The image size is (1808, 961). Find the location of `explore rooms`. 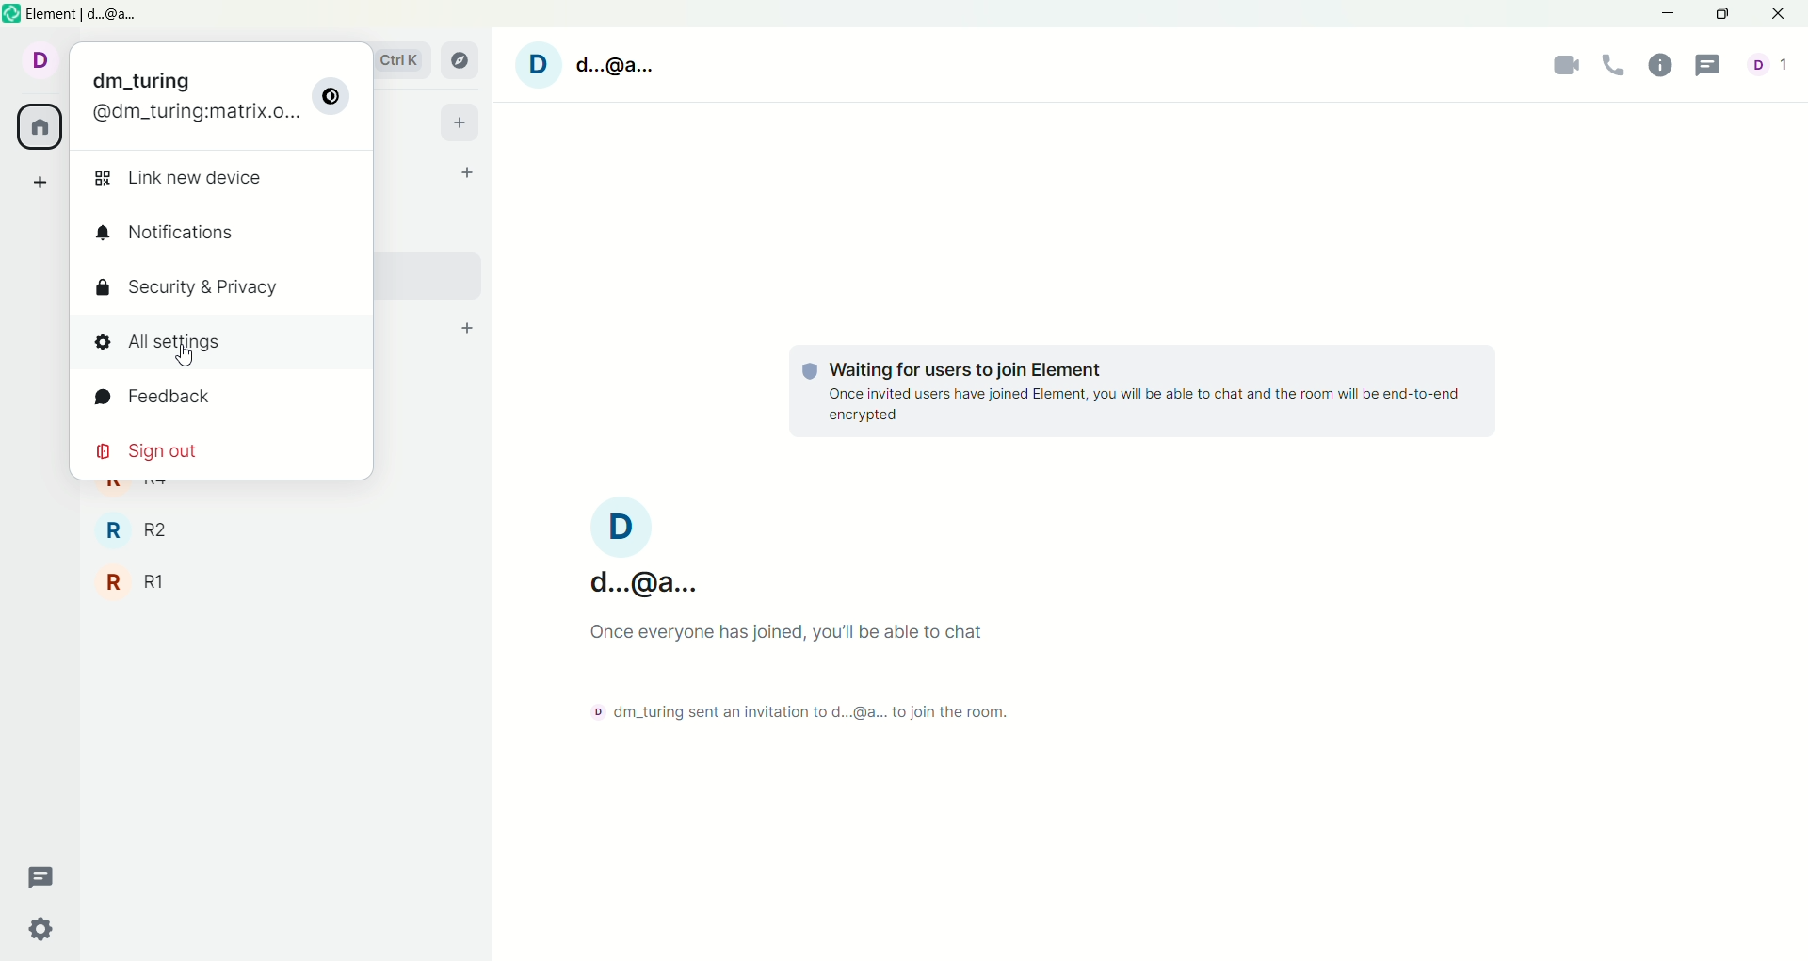

explore rooms is located at coordinates (465, 59).